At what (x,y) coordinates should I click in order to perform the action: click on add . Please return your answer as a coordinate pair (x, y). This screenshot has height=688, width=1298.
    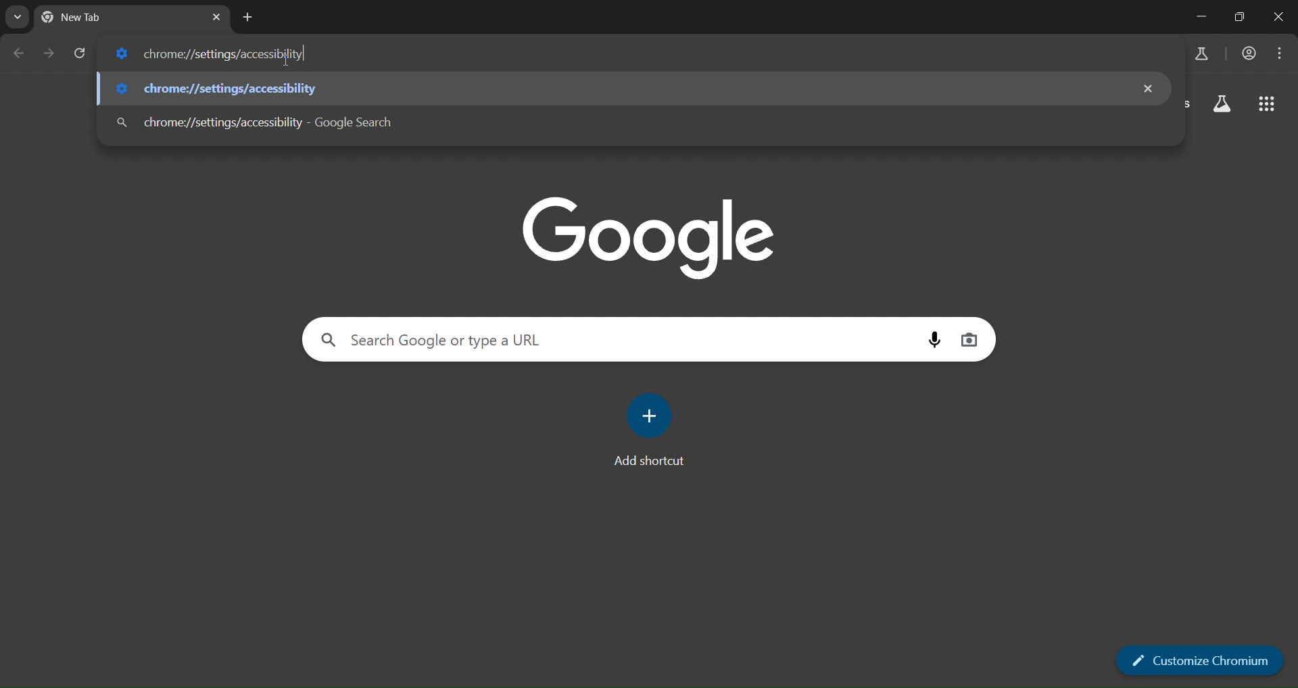
    Looking at the image, I should click on (652, 415).